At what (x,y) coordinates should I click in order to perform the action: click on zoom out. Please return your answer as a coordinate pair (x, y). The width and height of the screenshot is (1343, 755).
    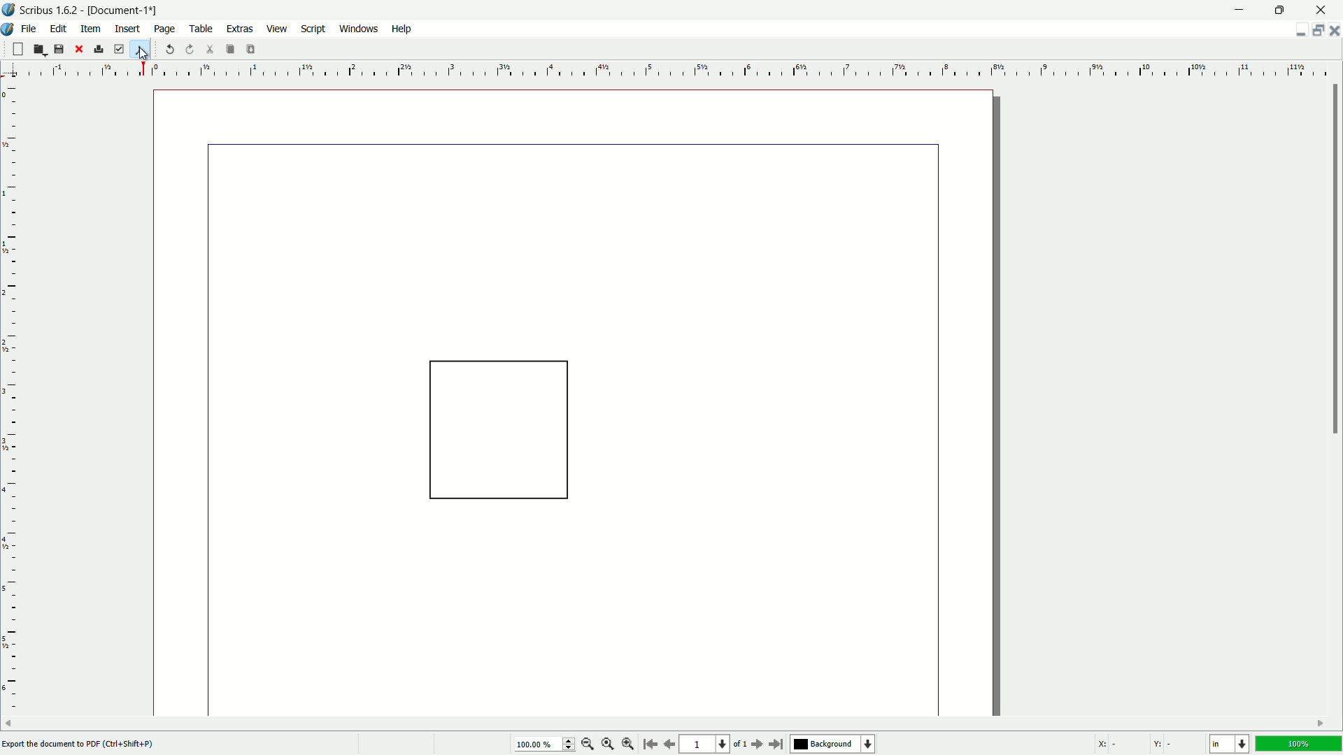
    Looking at the image, I should click on (588, 745).